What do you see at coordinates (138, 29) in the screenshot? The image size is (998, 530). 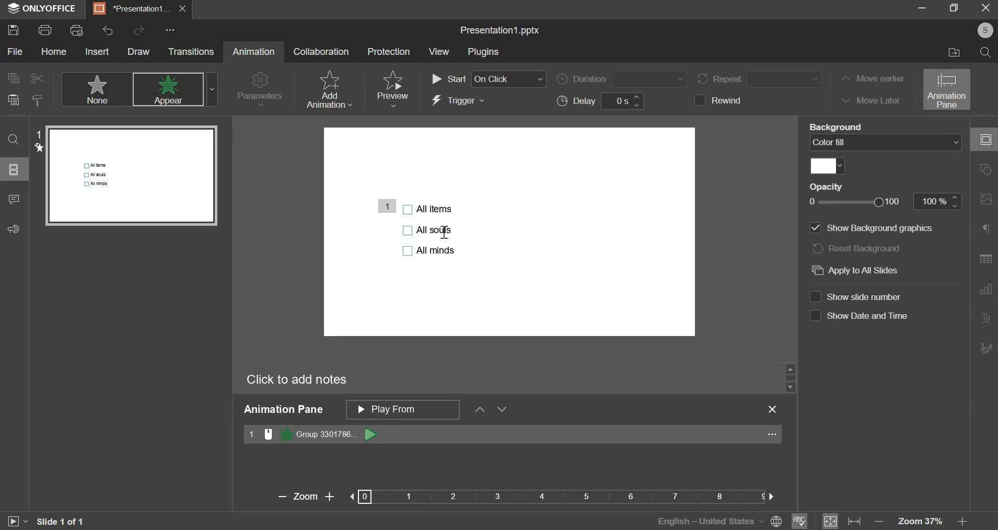 I see `redo` at bounding box center [138, 29].